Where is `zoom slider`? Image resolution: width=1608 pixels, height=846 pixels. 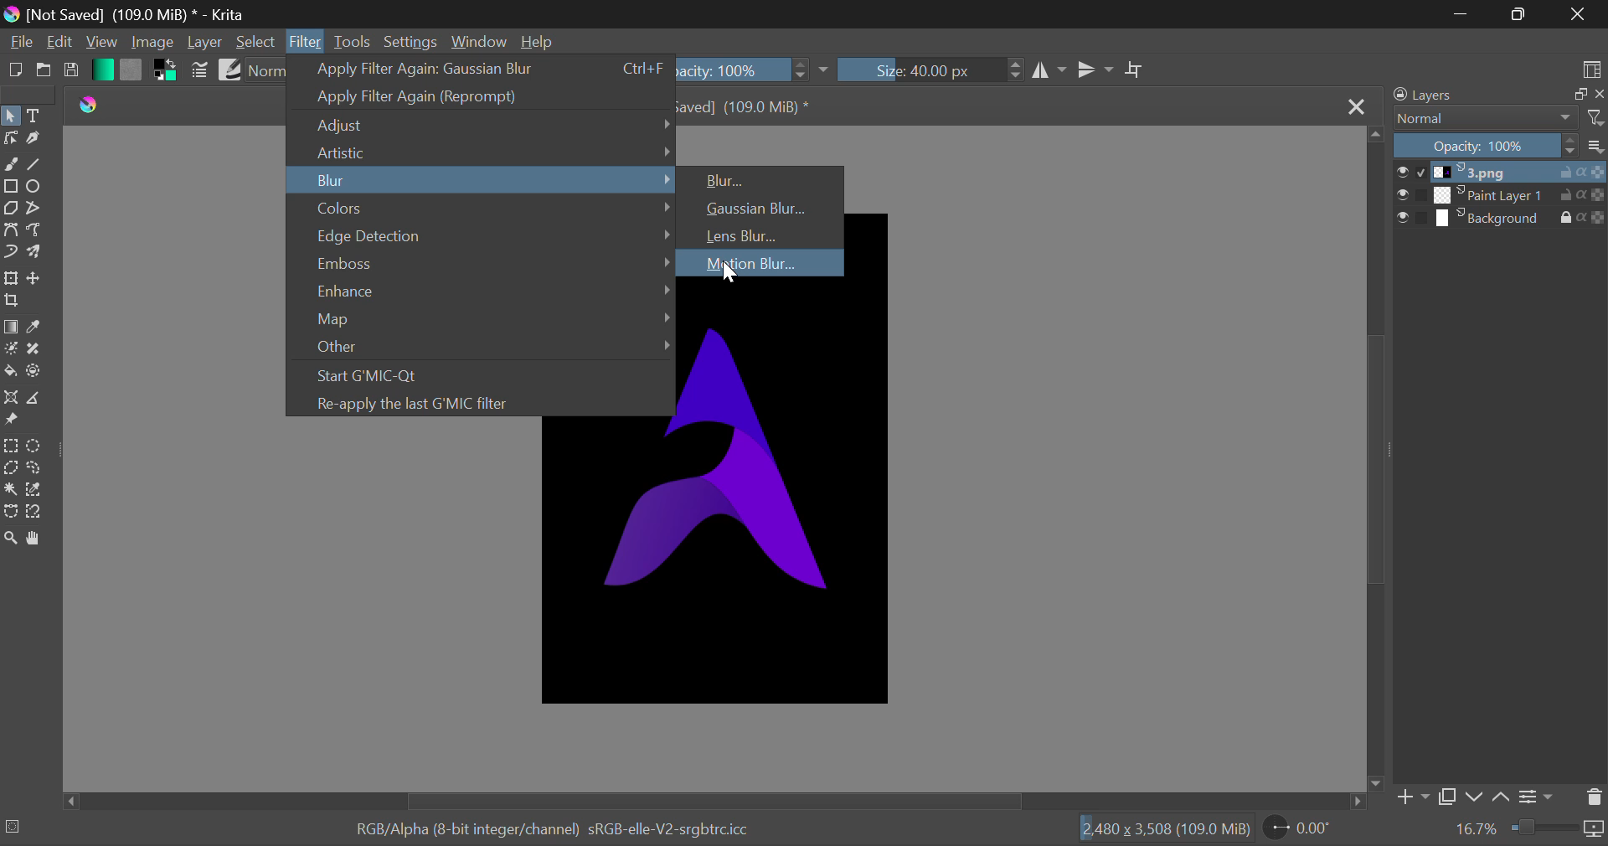 zoom slider is located at coordinates (1558, 829).